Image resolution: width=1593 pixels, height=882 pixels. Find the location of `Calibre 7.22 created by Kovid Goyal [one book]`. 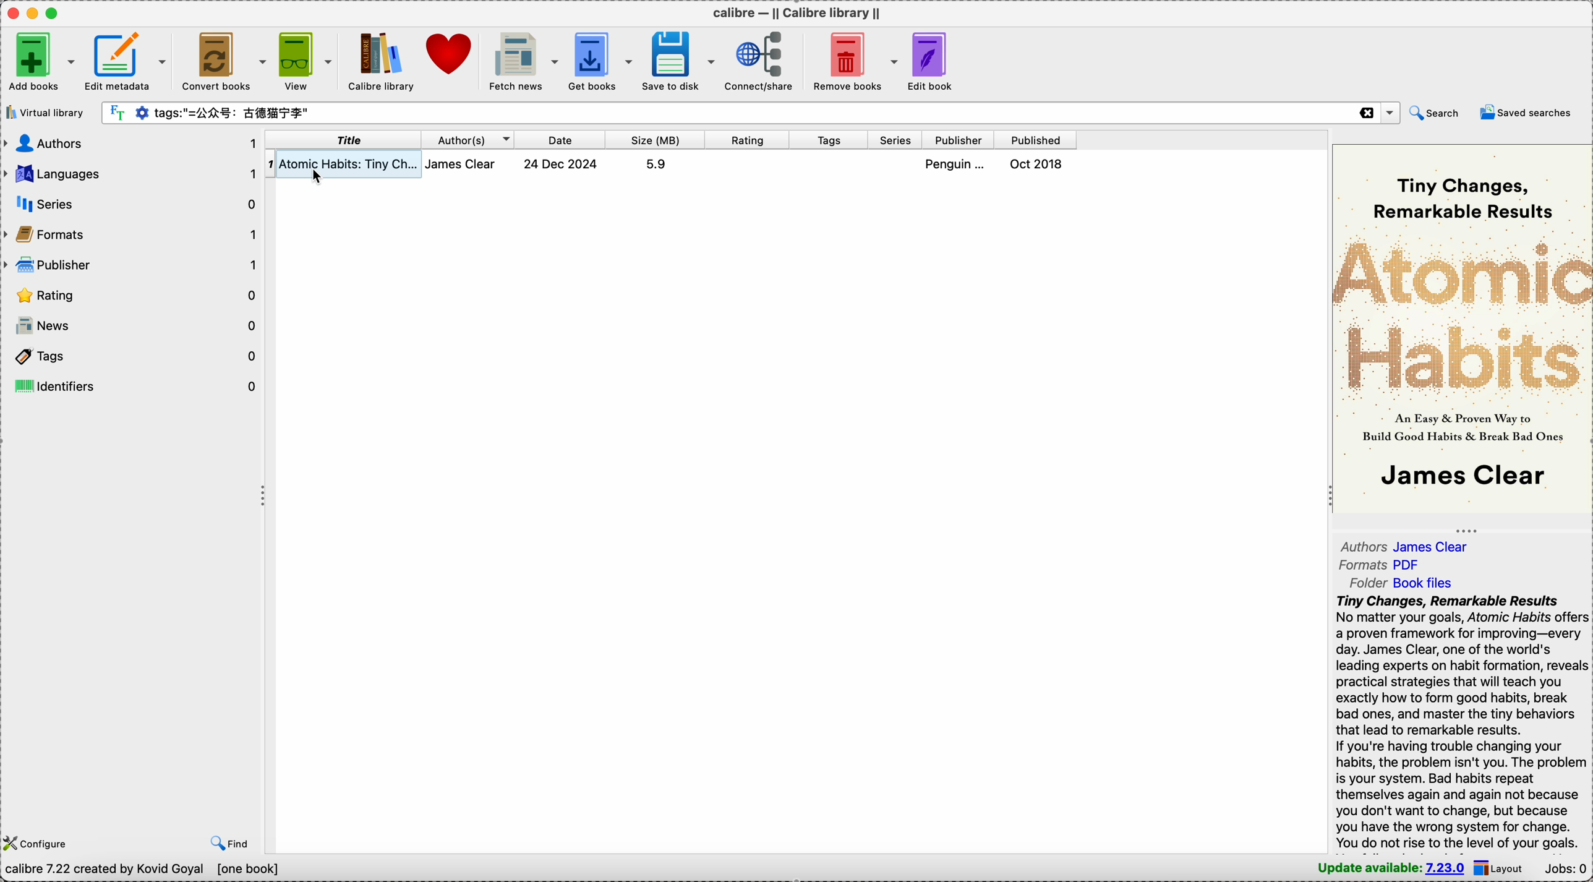

Calibre 7.22 created by Kovid Goyal [one book] is located at coordinates (139, 870).